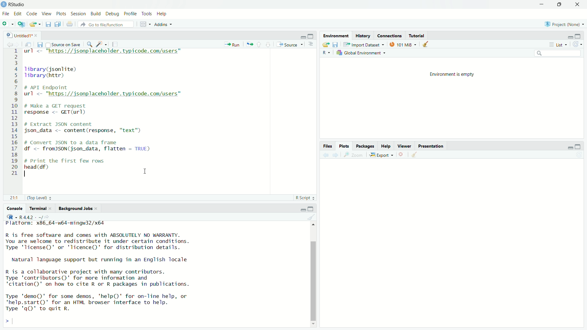  Describe the element at coordinates (48, 24) in the screenshot. I see `Save` at that location.